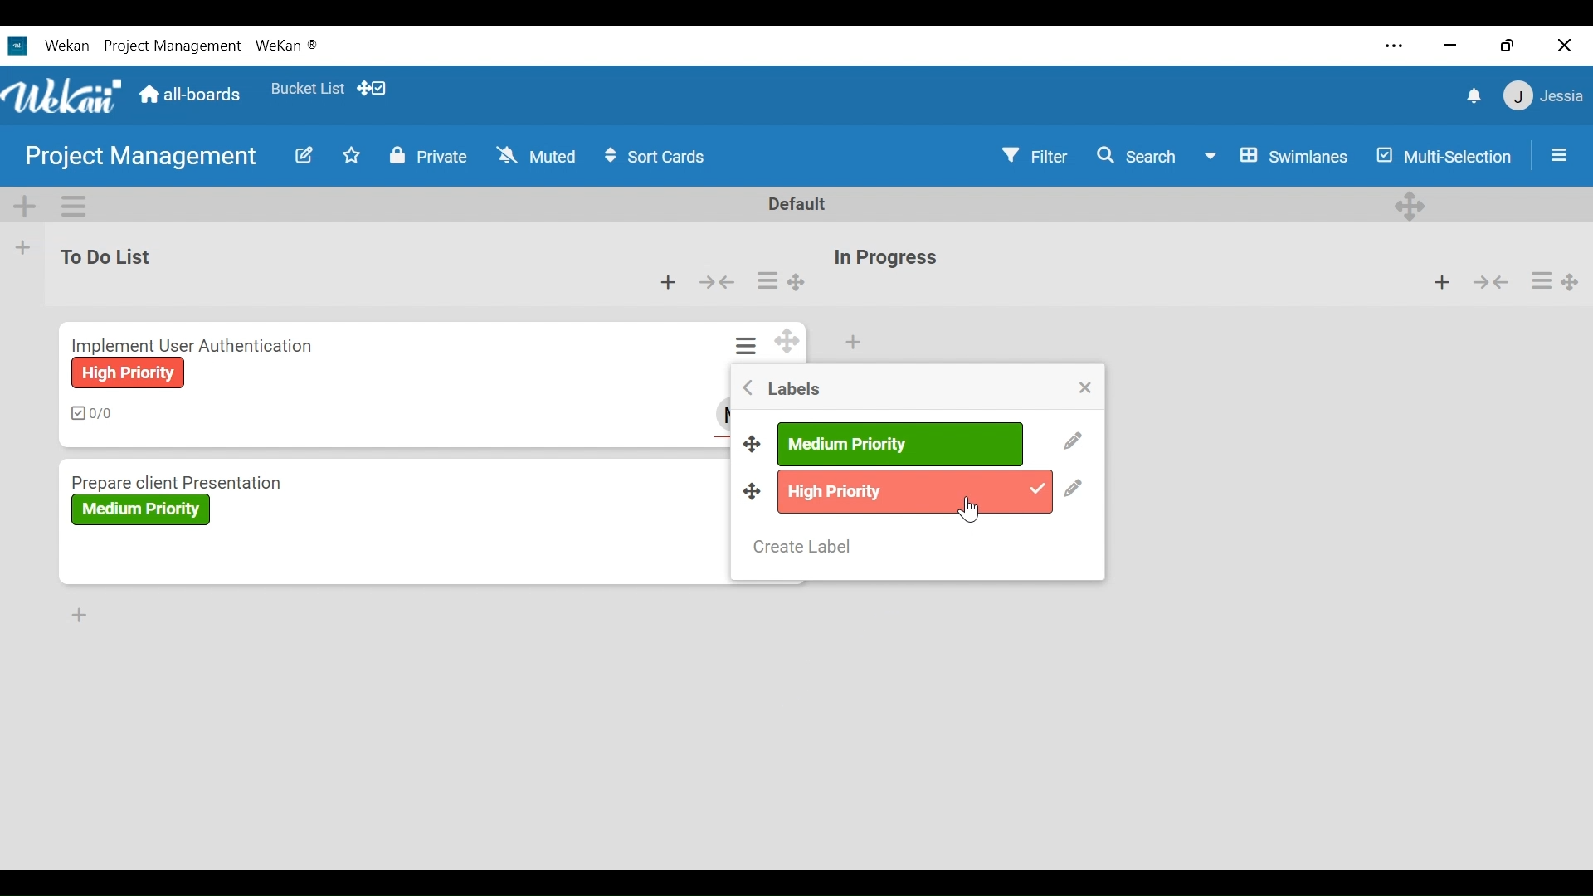 The width and height of the screenshot is (1593, 896). Describe the element at coordinates (788, 341) in the screenshot. I see `Desktop drag handle` at that location.